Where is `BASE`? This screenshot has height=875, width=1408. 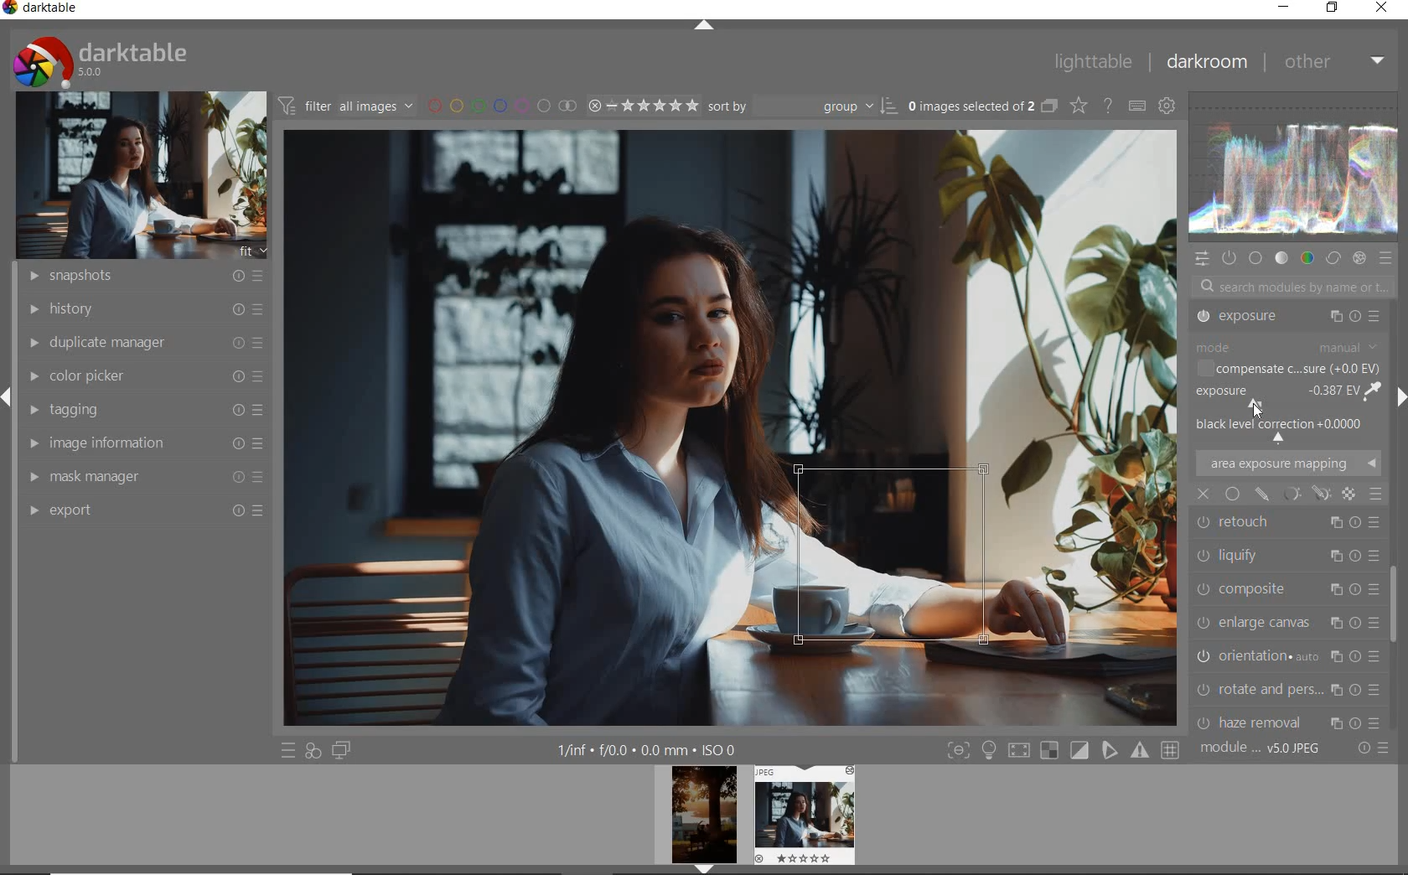 BASE is located at coordinates (1255, 259).